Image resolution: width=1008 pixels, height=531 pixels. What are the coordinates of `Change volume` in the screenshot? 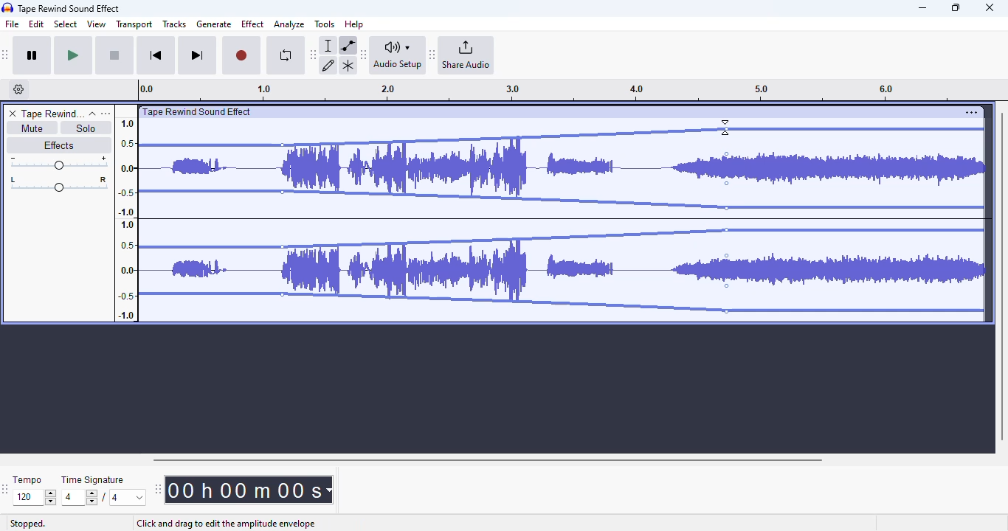 It's located at (58, 163).